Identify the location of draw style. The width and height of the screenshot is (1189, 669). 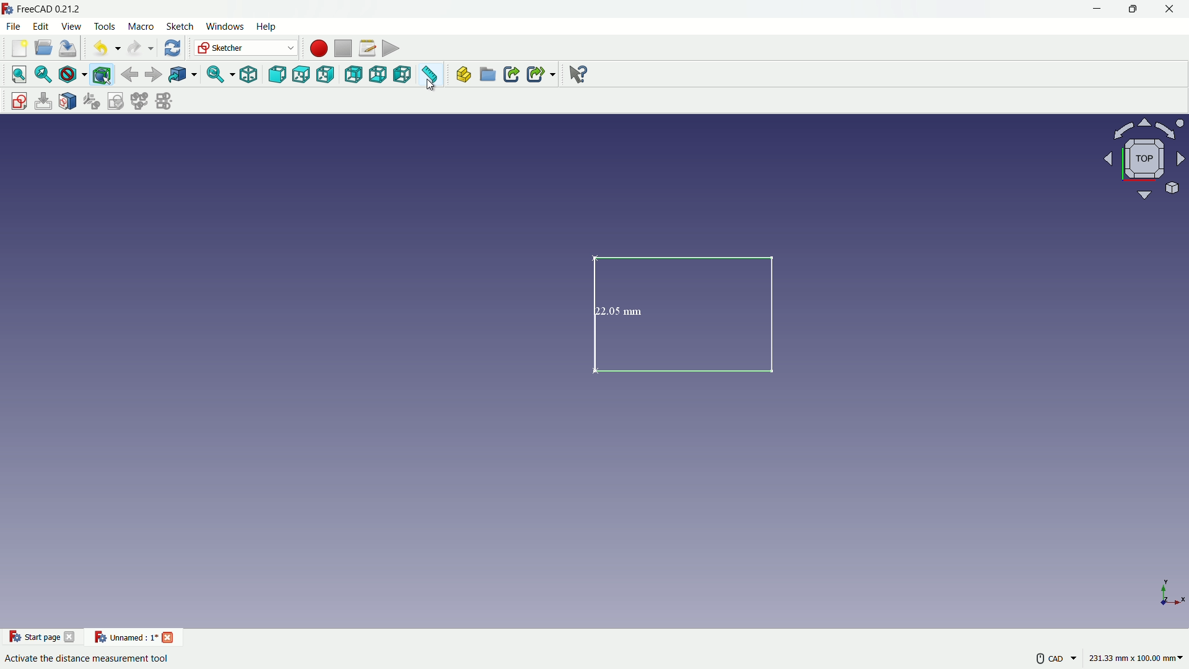
(72, 74).